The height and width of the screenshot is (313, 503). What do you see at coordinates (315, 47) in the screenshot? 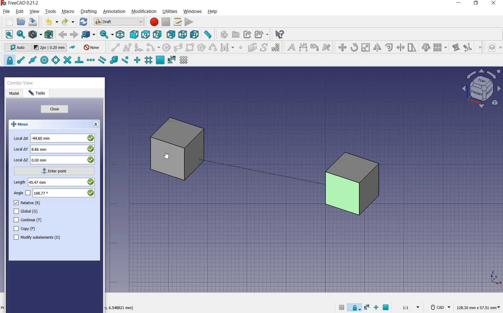
I see `label` at bounding box center [315, 47].